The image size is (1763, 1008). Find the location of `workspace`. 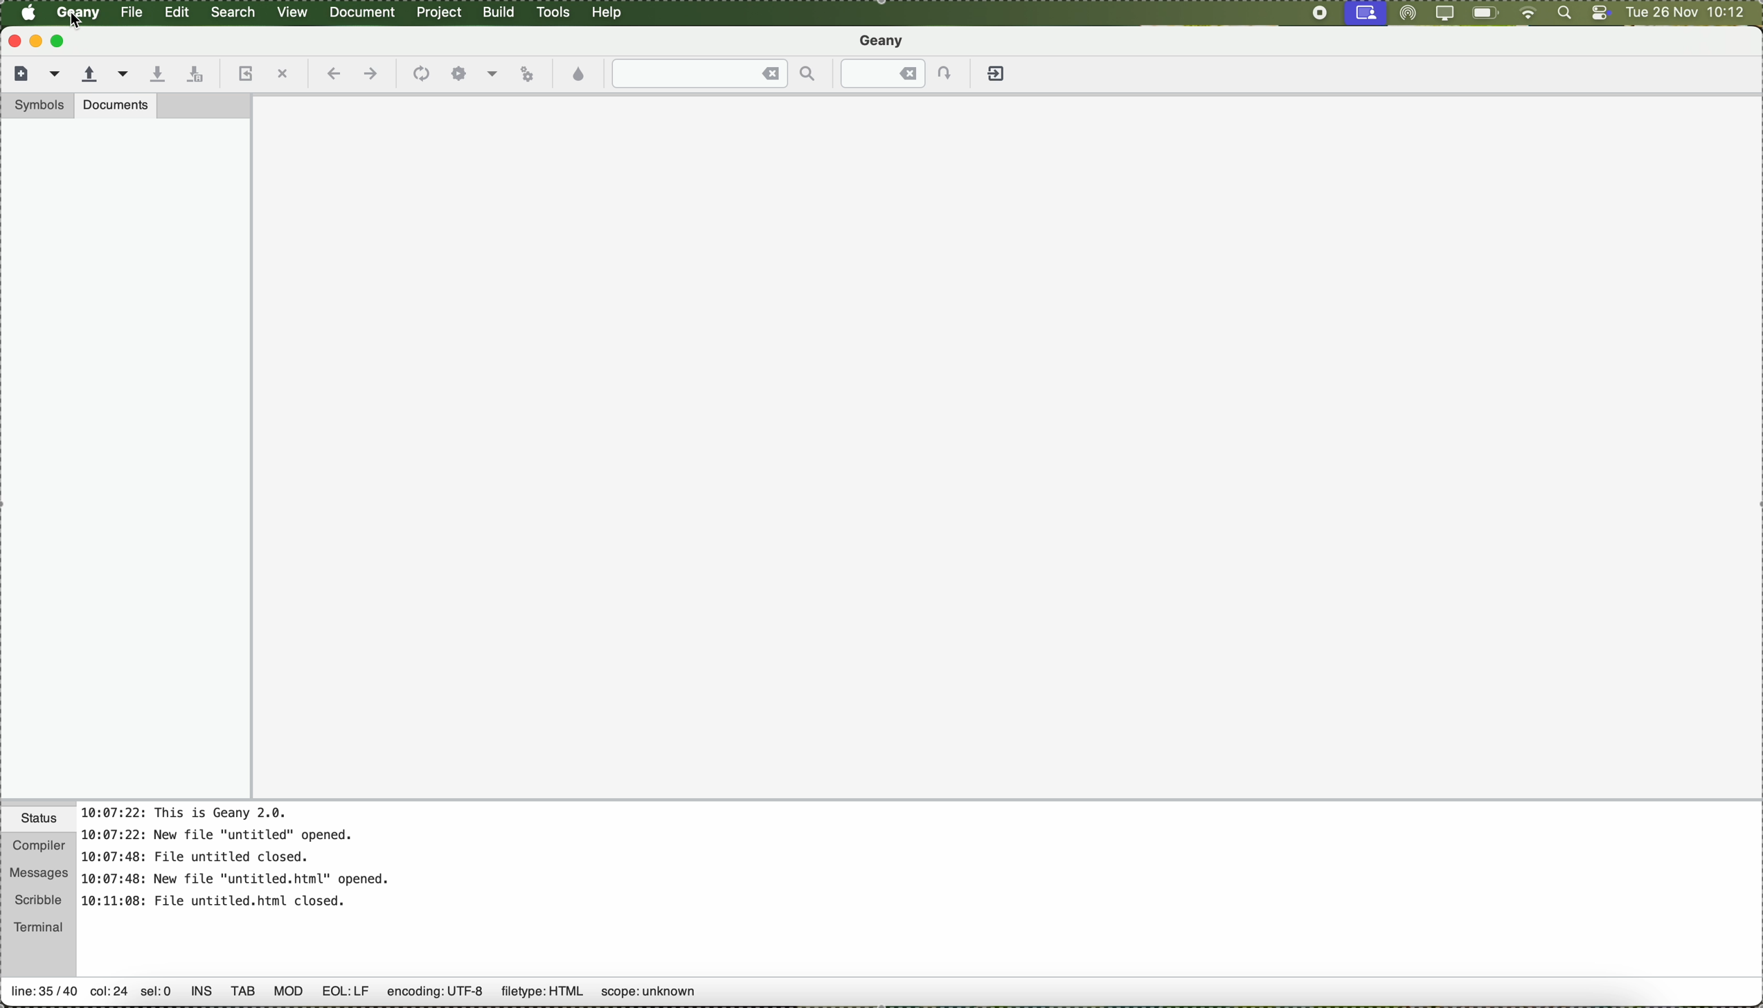

workspace is located at coordinates (1010, 449).